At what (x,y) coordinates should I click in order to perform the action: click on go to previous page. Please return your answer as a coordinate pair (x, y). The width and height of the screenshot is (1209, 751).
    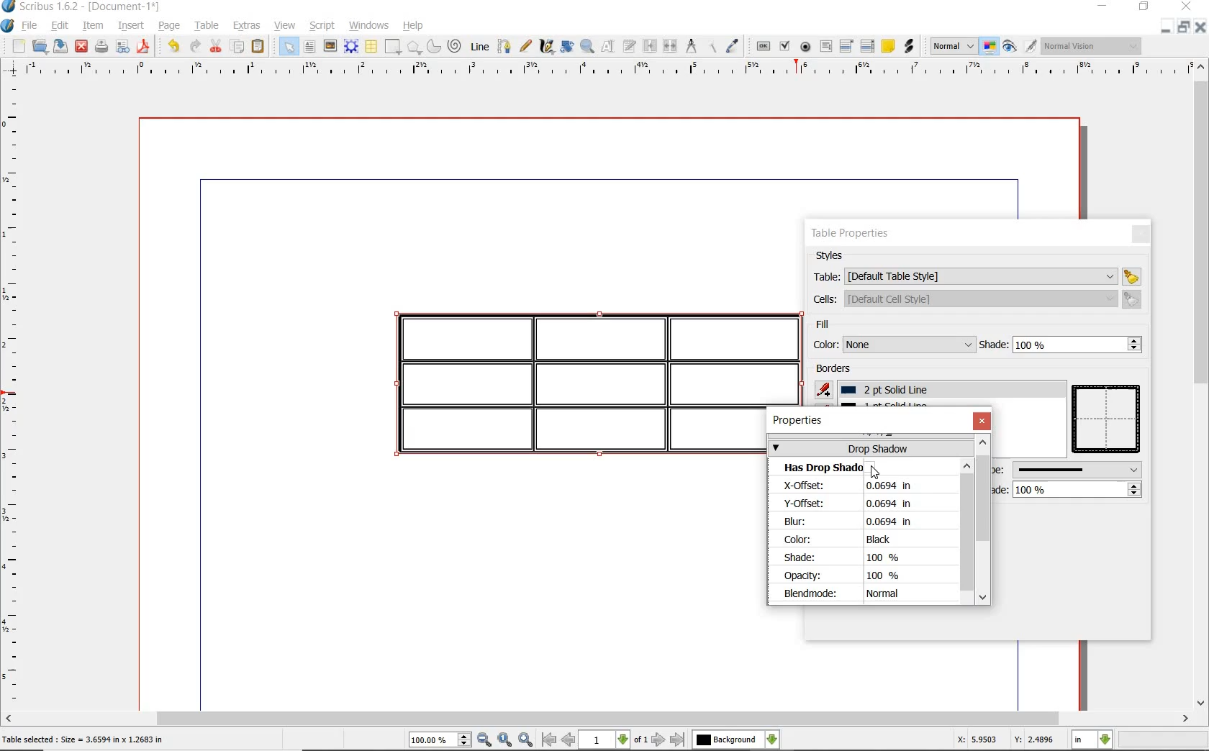
    Looking at the image, I should click on (569, 740).